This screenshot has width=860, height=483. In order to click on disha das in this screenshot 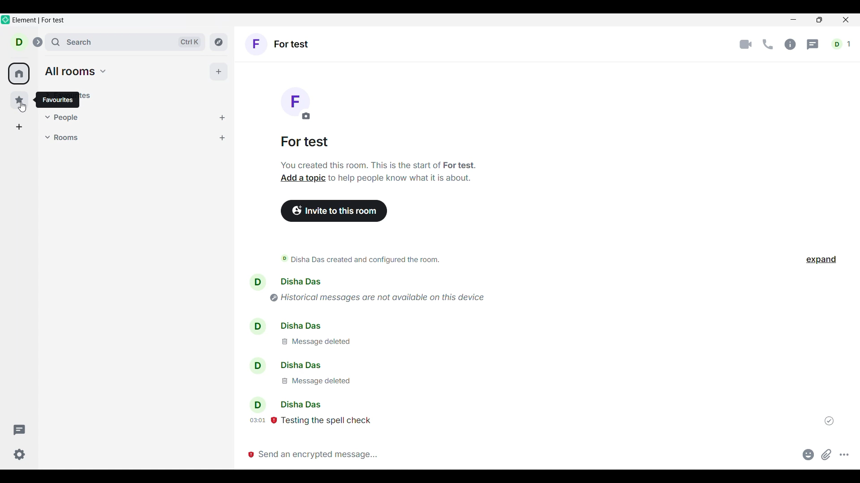, I will do `click(295, 282)`.